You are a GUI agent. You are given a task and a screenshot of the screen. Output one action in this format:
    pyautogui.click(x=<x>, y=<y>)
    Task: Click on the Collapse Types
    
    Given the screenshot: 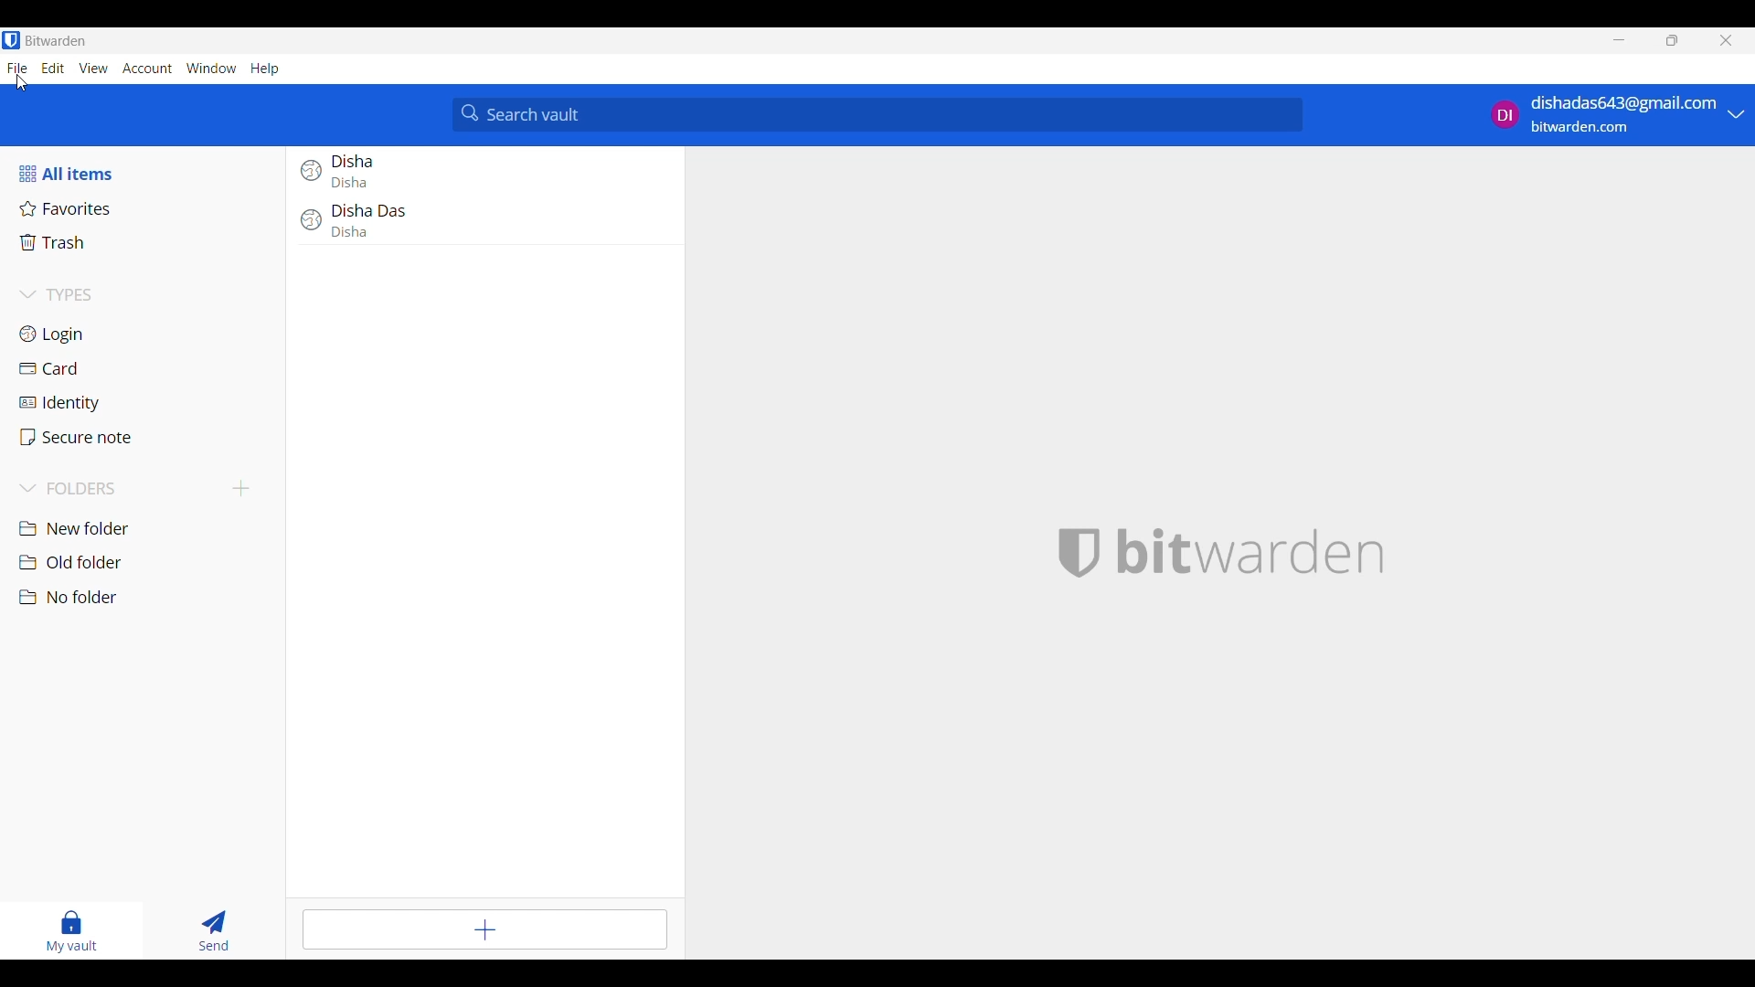 What is the action you would take?
    pyautogui.click(x=58, y=294)
    